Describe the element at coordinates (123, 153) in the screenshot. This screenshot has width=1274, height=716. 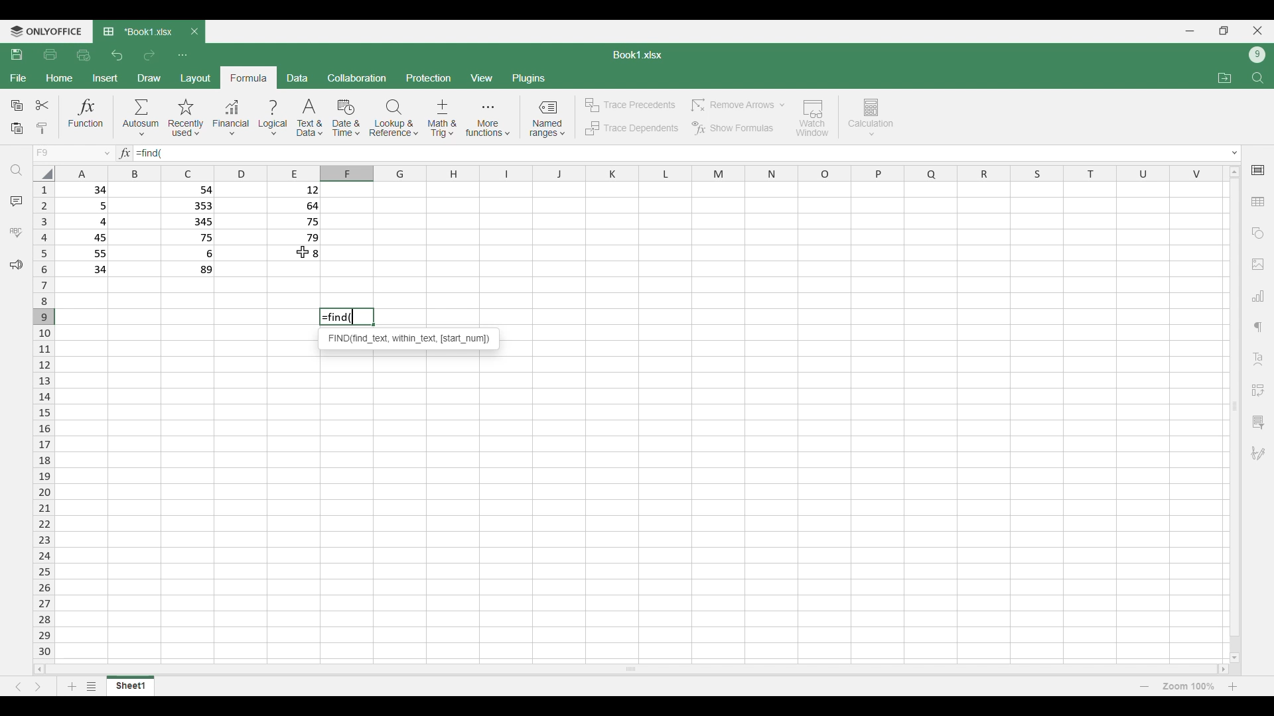
I see `Indicates text box for equations ` at that location.